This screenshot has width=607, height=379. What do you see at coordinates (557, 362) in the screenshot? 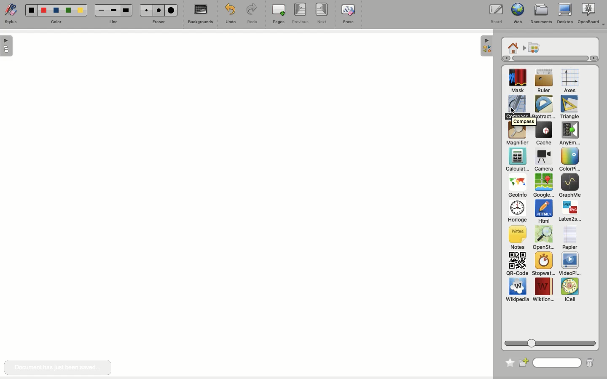
I see `Search` at bounding box center [557, 362].